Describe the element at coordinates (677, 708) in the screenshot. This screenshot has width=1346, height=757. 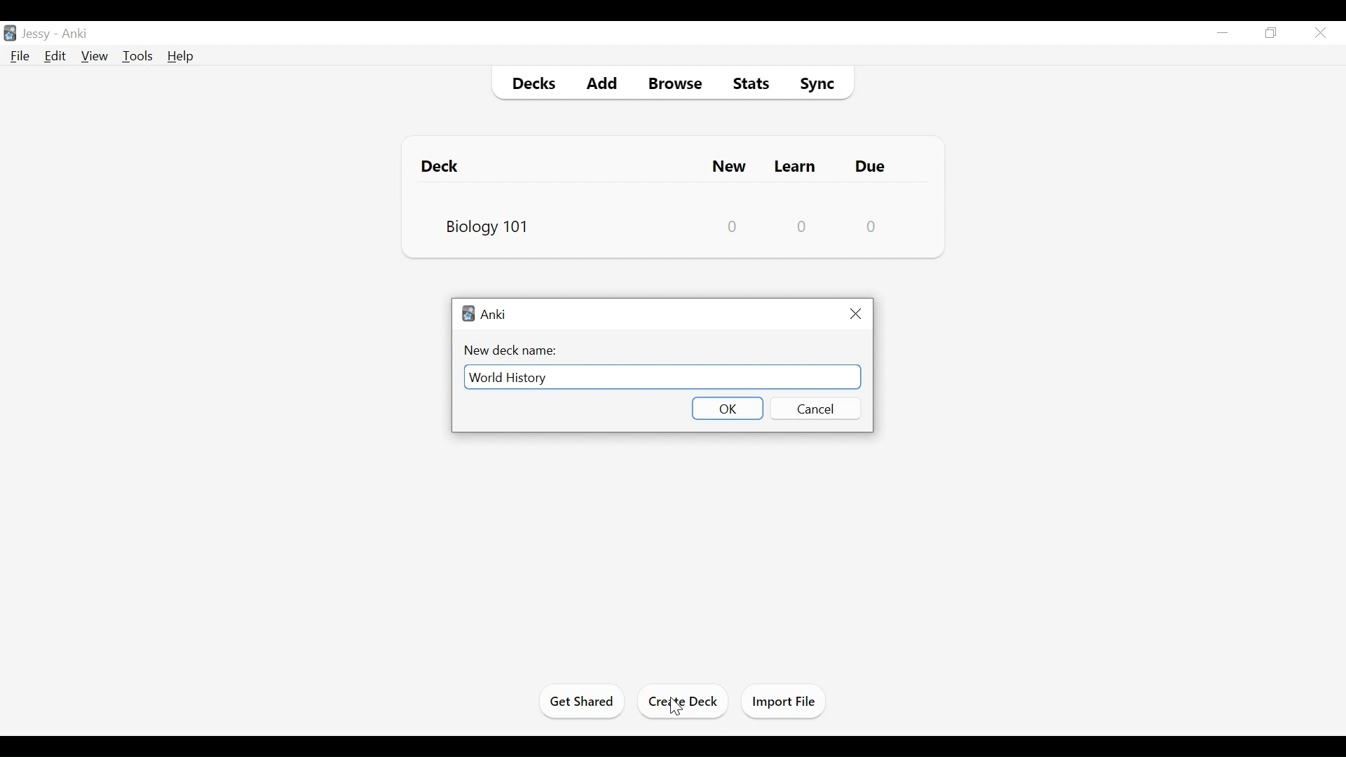
I see `Cursor` at that location.